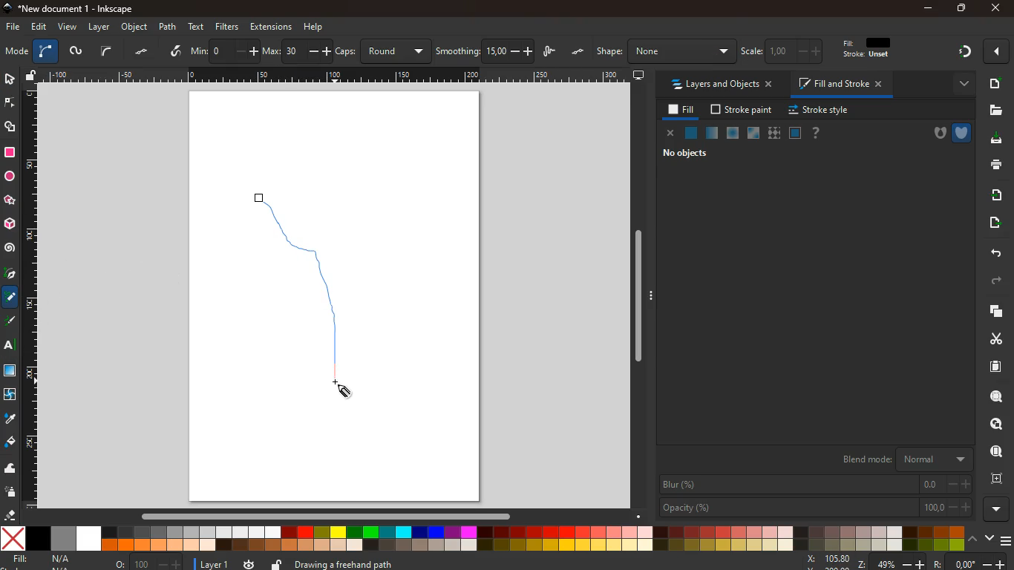  Describe the element at coordinates (958, 84) in the screenshot. I see `more` at that location.